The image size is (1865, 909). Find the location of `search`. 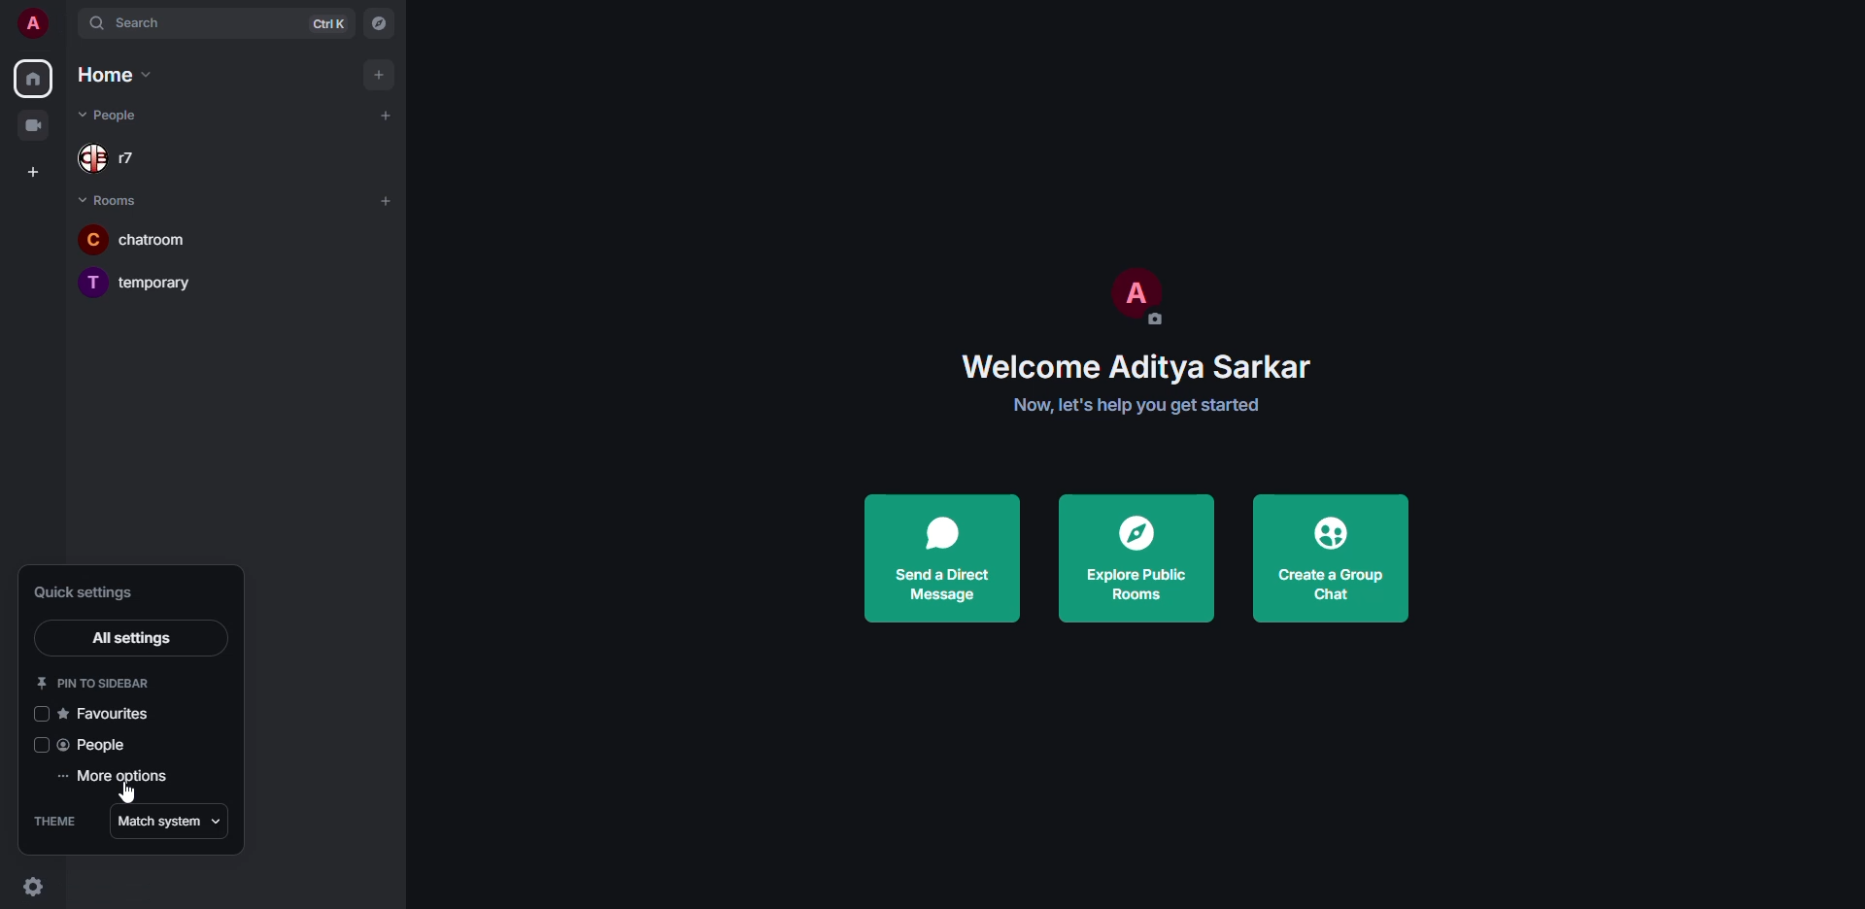

search is located at coordinates (152, 22).